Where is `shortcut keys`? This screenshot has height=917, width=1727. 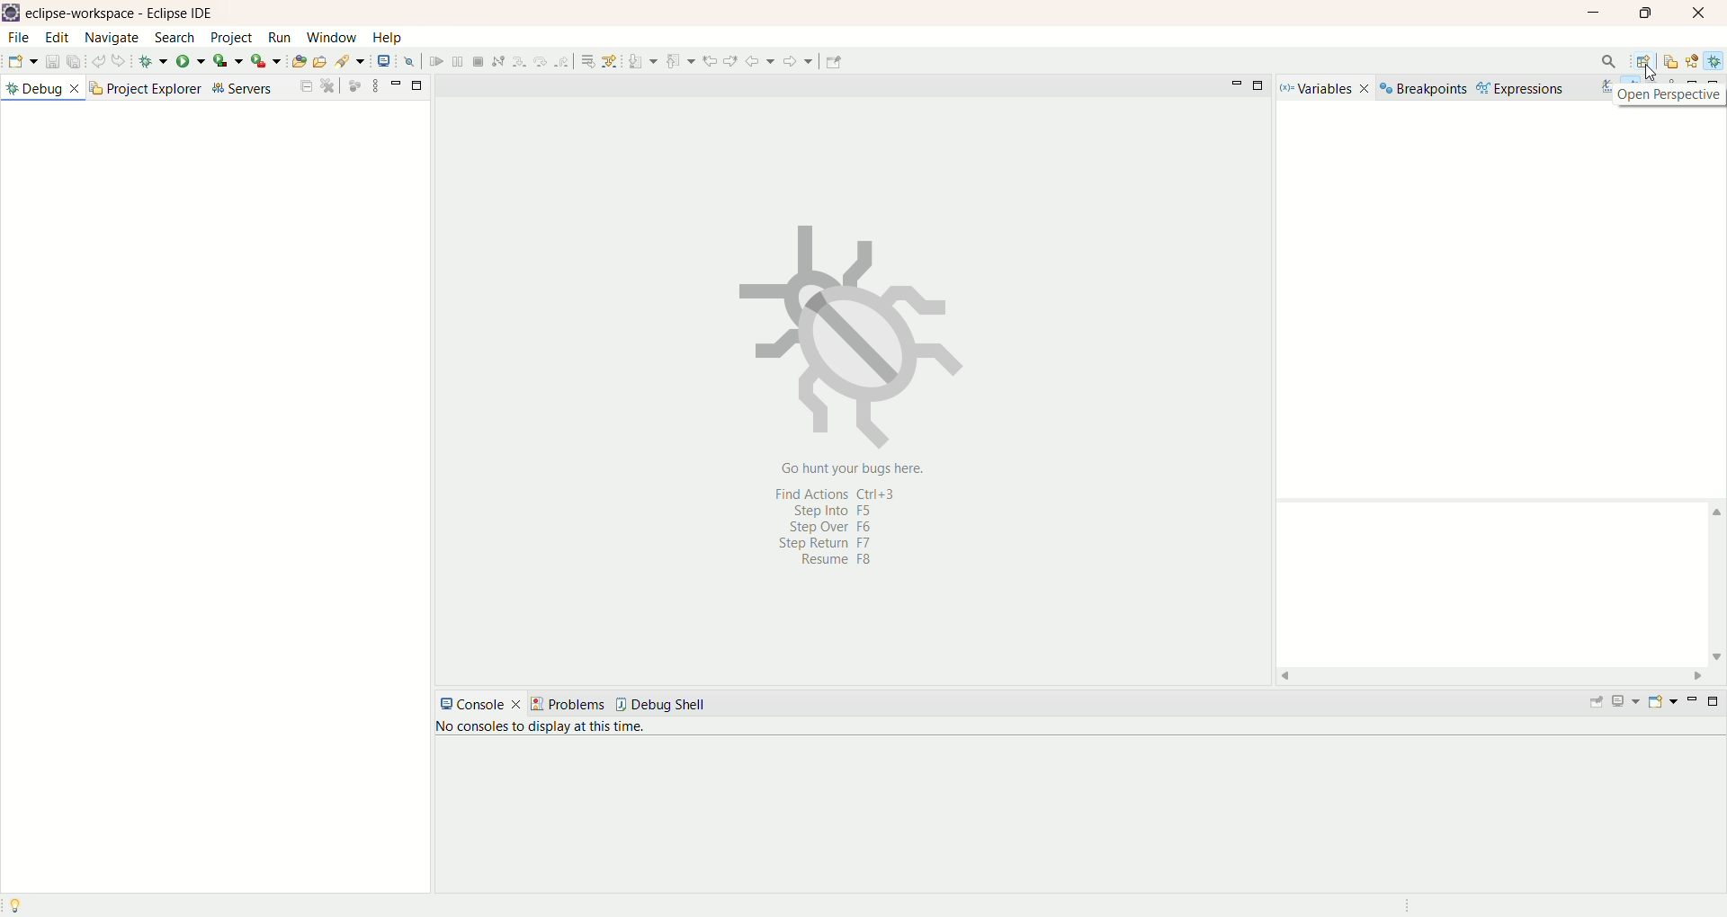 shortcut keys is located at coordinates (834, 529).